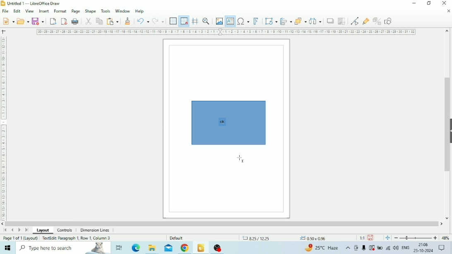 This screenshot has width=452, height=254. Describe the element at coordinates (158, 21) in the screenshot. I see `Redo` at that location.